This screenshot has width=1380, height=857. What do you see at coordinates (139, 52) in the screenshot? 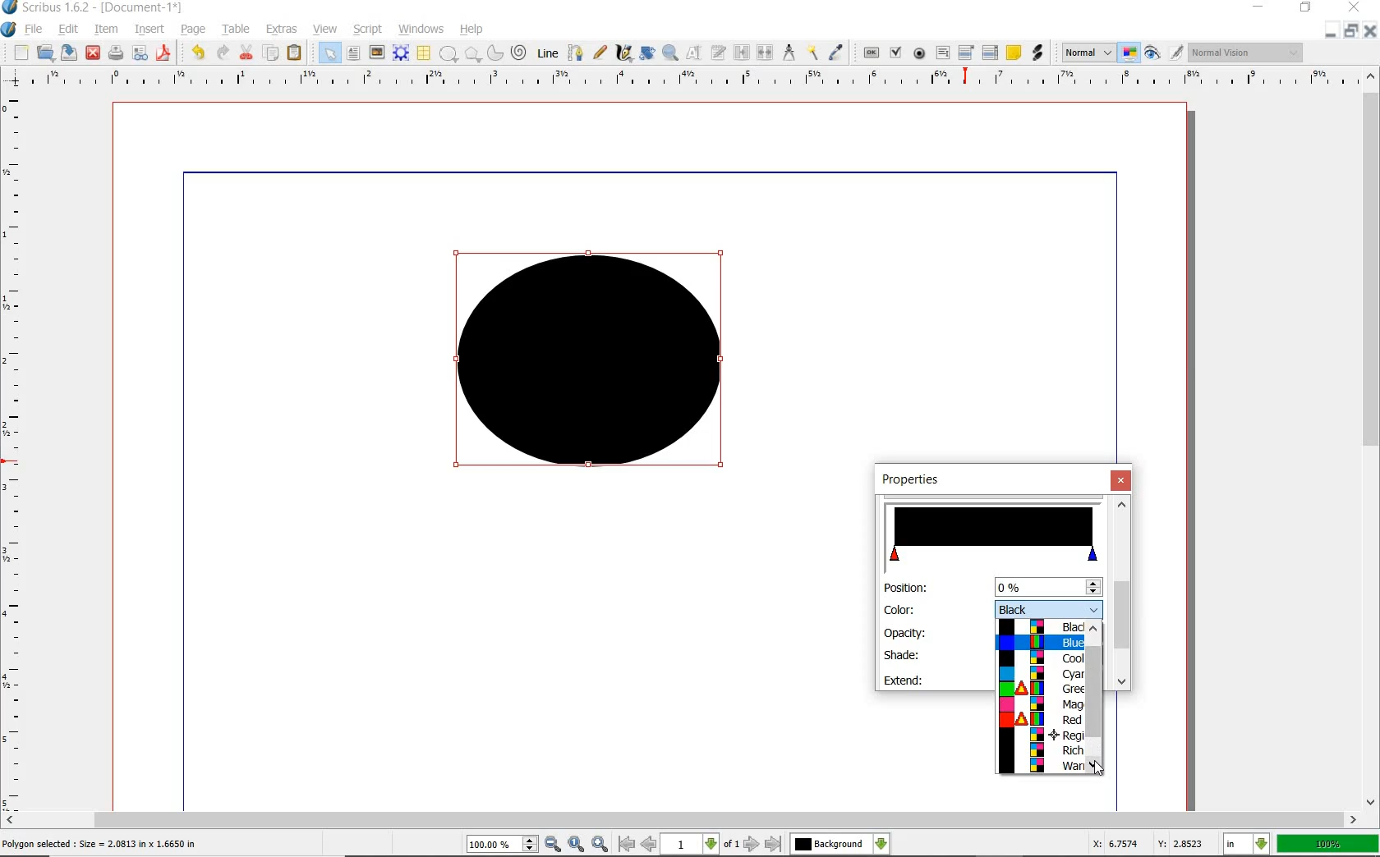
I see `PREFLIGHT VERIFIER` at bounding box center [139, 52].